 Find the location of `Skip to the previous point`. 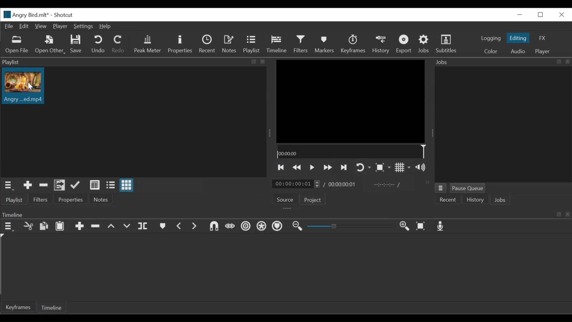

Skip to the previous point is located at coordinates (281, 167).